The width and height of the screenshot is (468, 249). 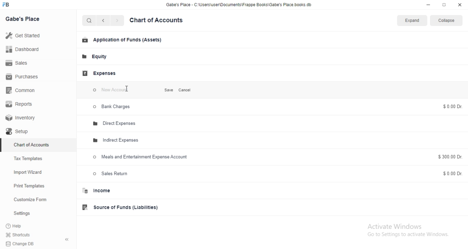 What do you see at coordinates (427, 5) in the screenshot?
I see `minimize` at bounding box center [427, 5].